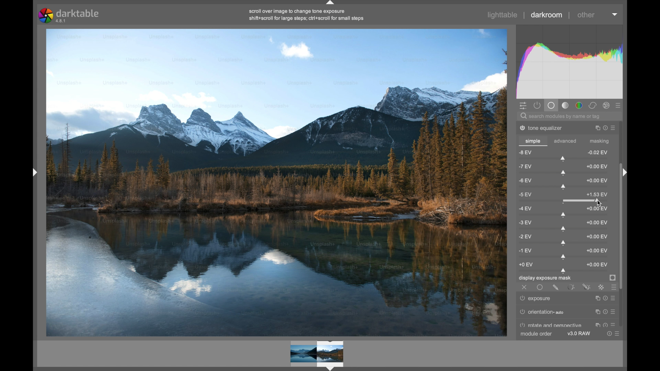 The image size is (660, 371). Describe the element at coordinates (597, 265) in the screenshot. I see `0.00 ev` at that location.